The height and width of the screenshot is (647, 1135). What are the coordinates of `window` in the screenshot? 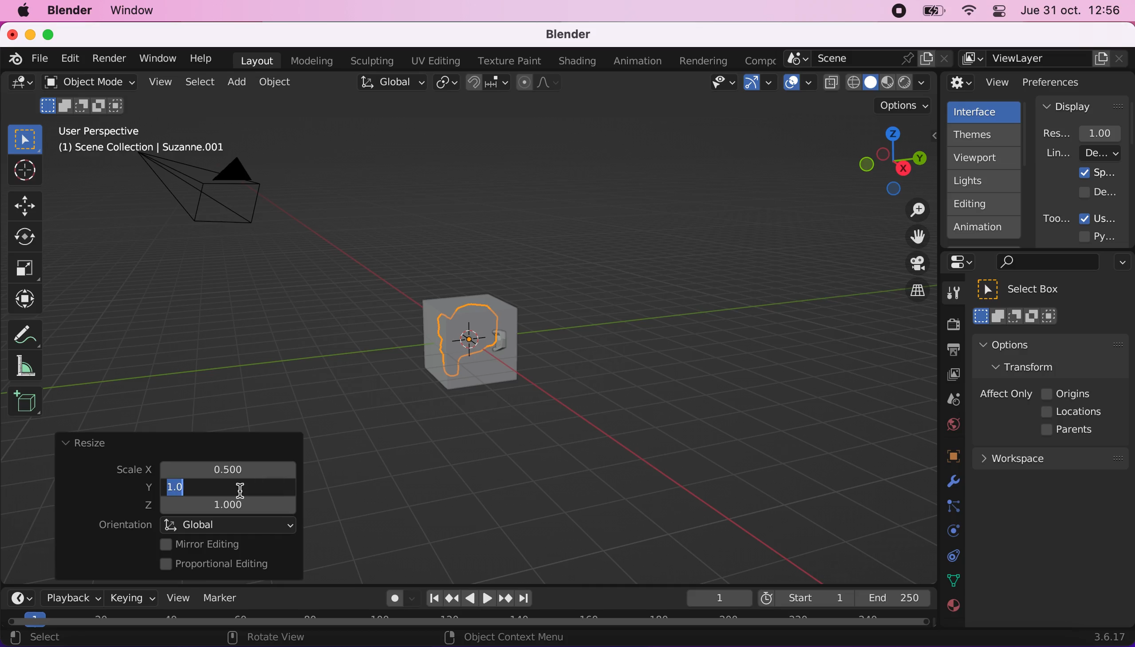 It's located at (157, 58).